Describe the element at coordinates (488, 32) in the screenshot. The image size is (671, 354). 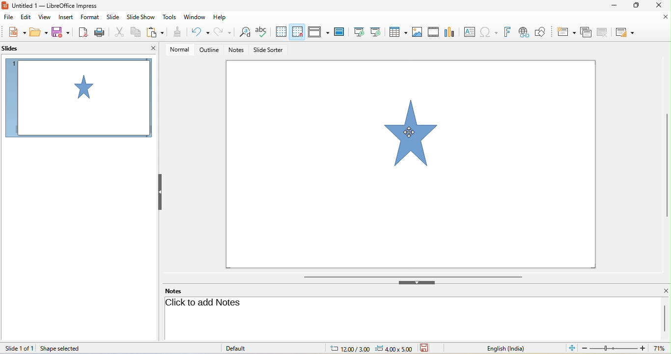
I see `special character` at that location.